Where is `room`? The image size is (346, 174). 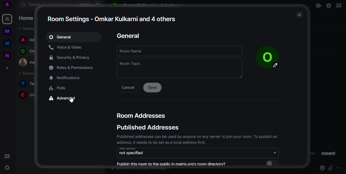 room is located at coordinates (26, 94).